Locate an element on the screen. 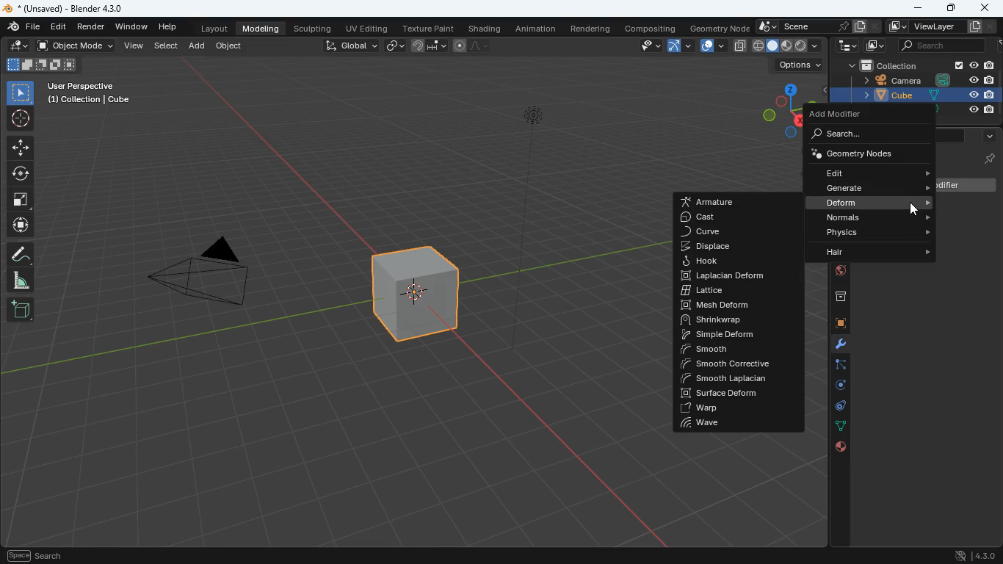 This screenshot has width=1003, height=564. laplacian deform is located at coordinates (736, 276).